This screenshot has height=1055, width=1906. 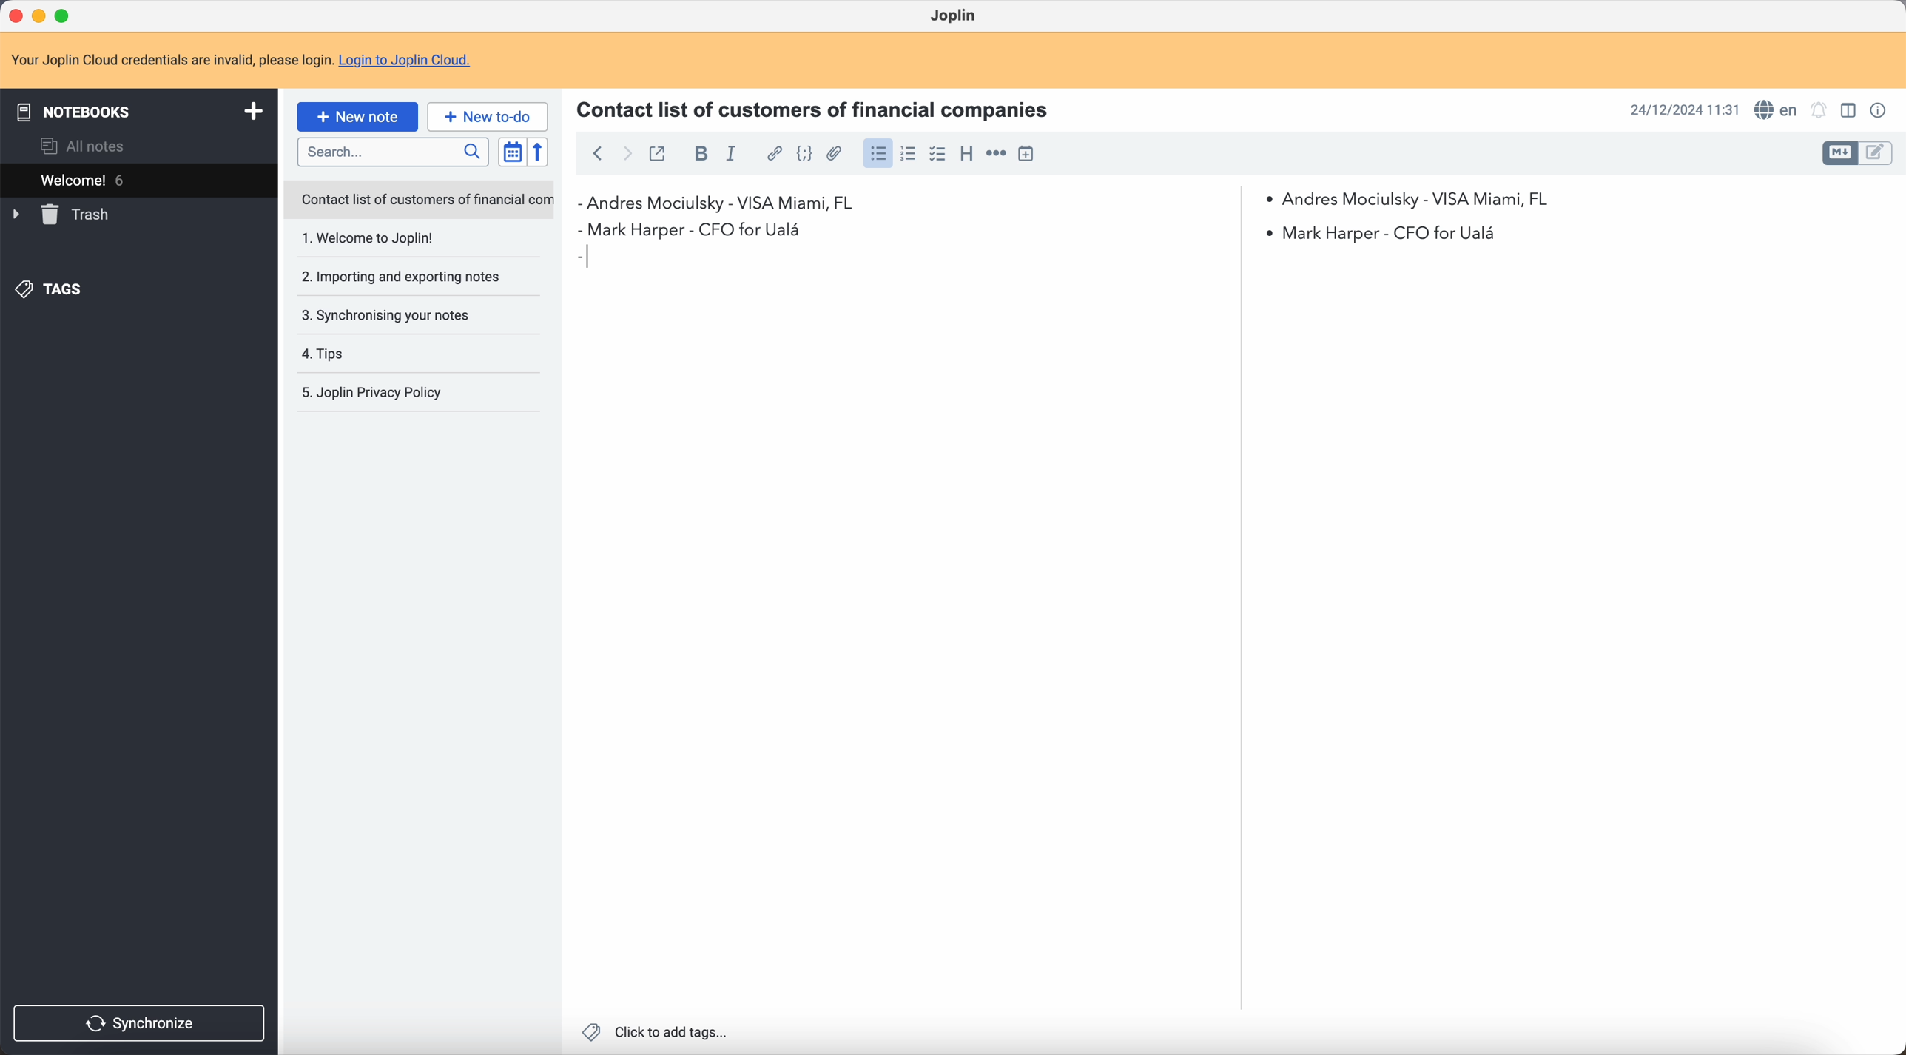 What do you see at coordinates (597, 152) in the screenshot?
I see `back` at bounding box center [597, 152].